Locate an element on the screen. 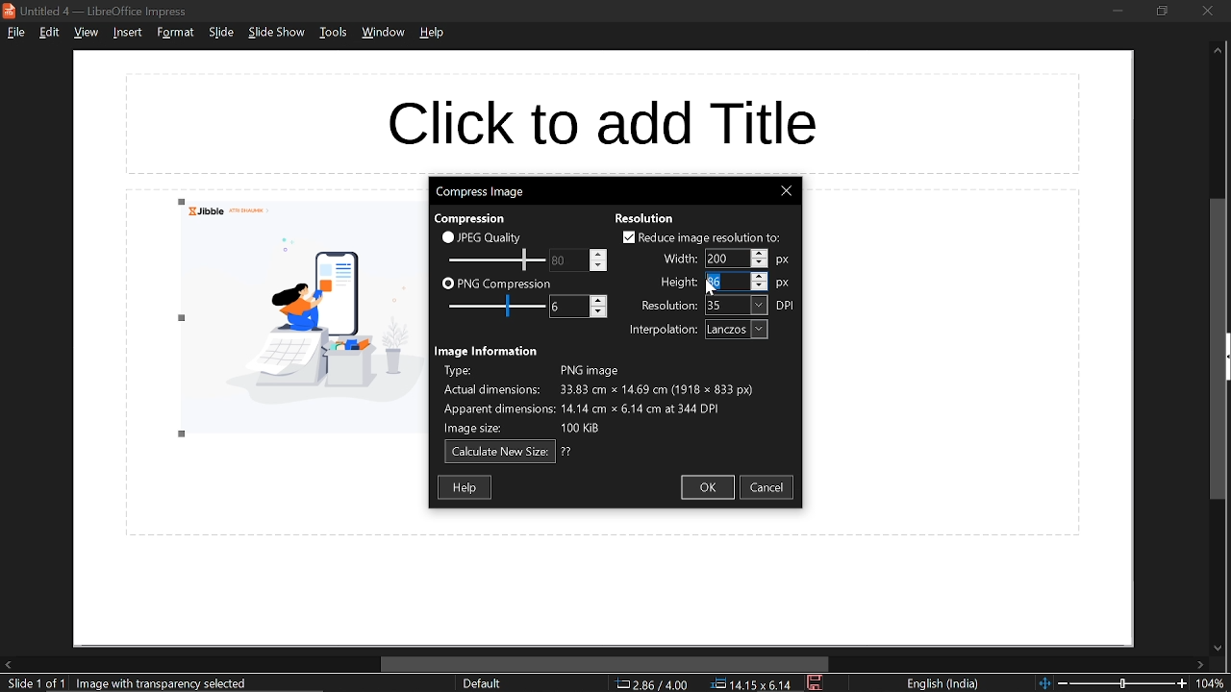 Image resolution: width=1231 pixels, height=692 pixels. close is located at coordinates (1207, 11).